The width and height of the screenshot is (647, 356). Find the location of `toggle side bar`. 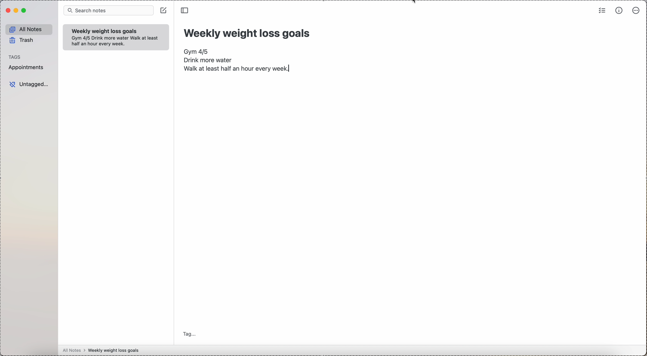

toggle side bar is located at coordinates (186, 11).